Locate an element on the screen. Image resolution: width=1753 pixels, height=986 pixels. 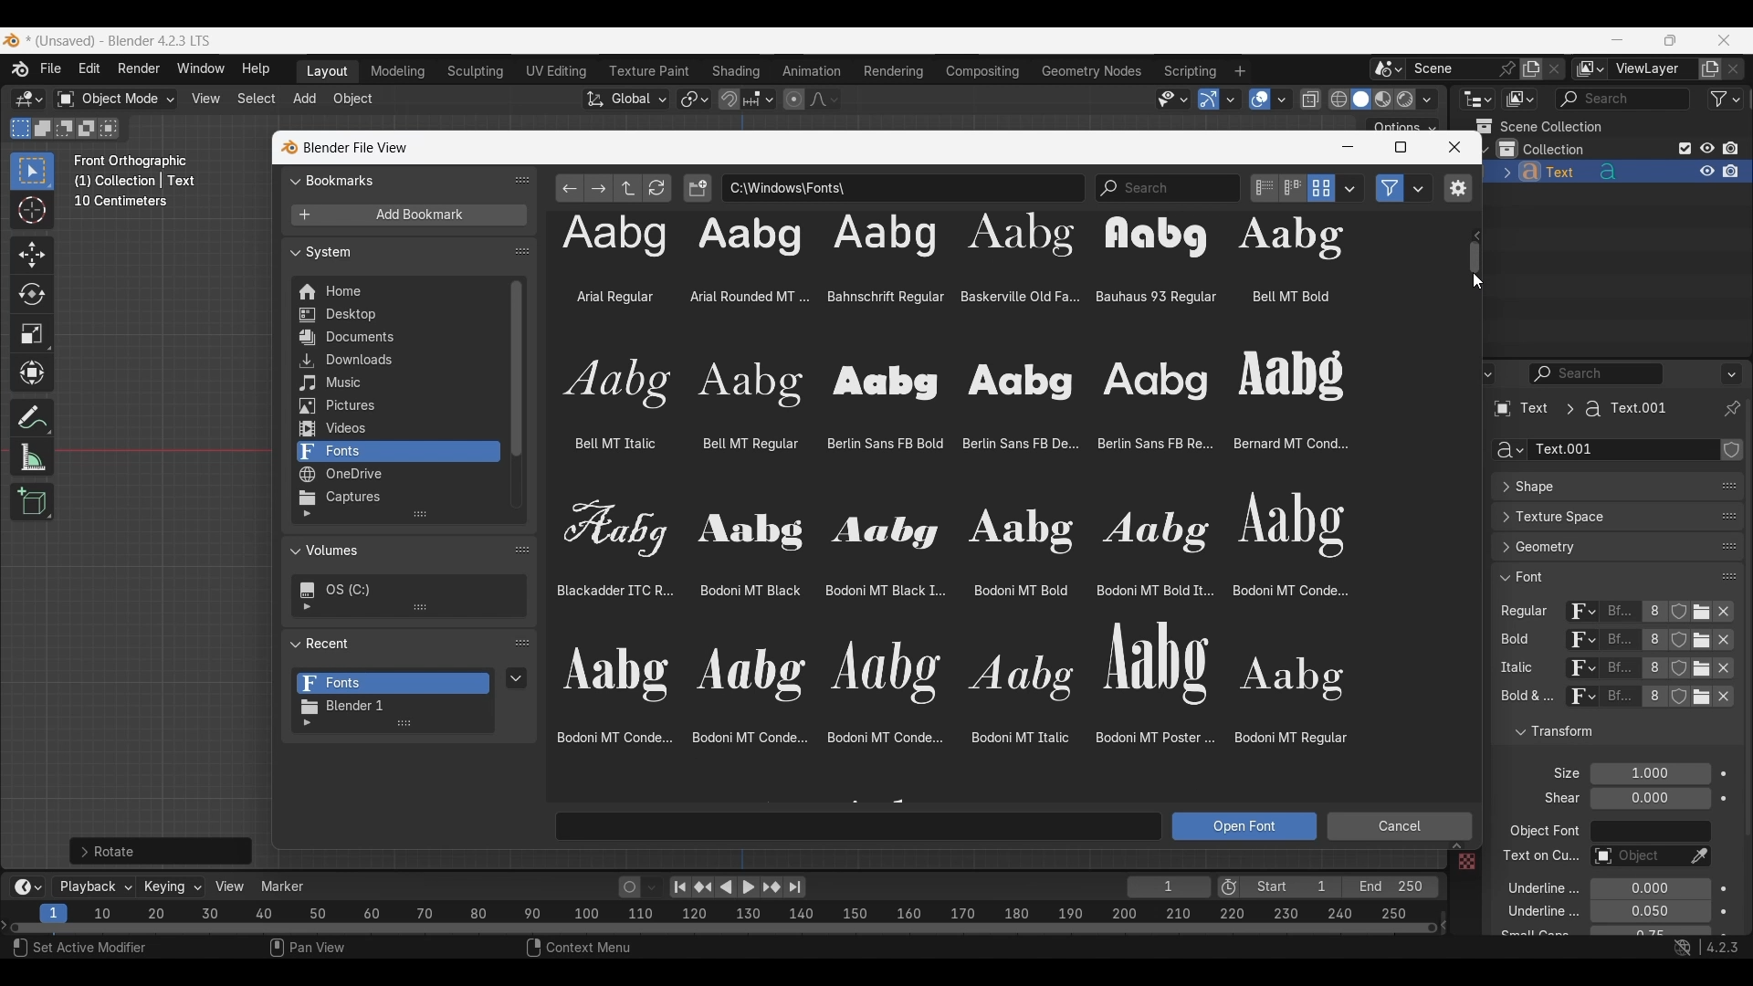
Shading is located at coordinates (1426, 100).